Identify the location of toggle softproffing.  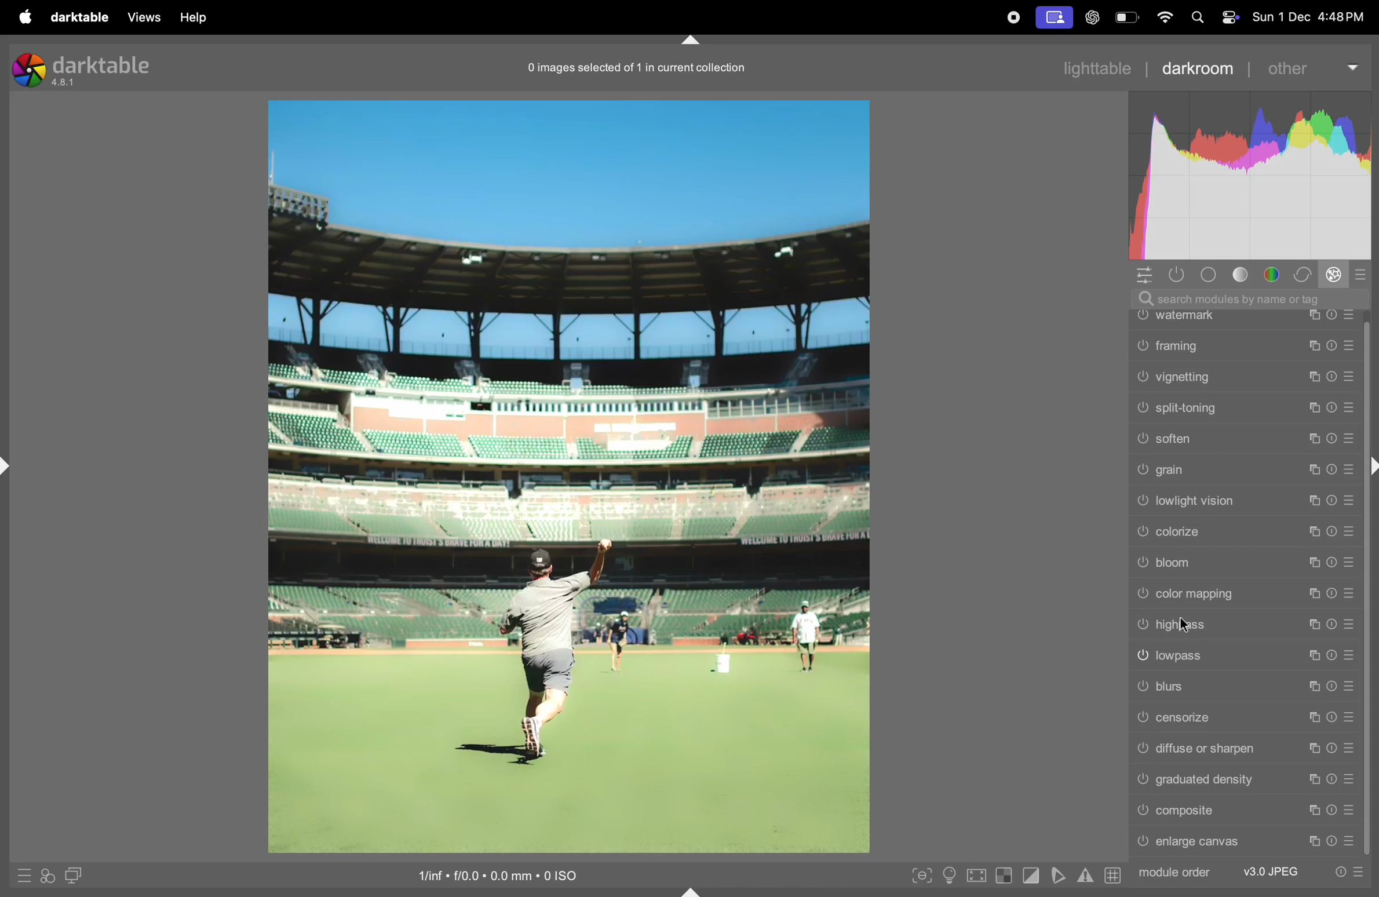
(1057, 876).